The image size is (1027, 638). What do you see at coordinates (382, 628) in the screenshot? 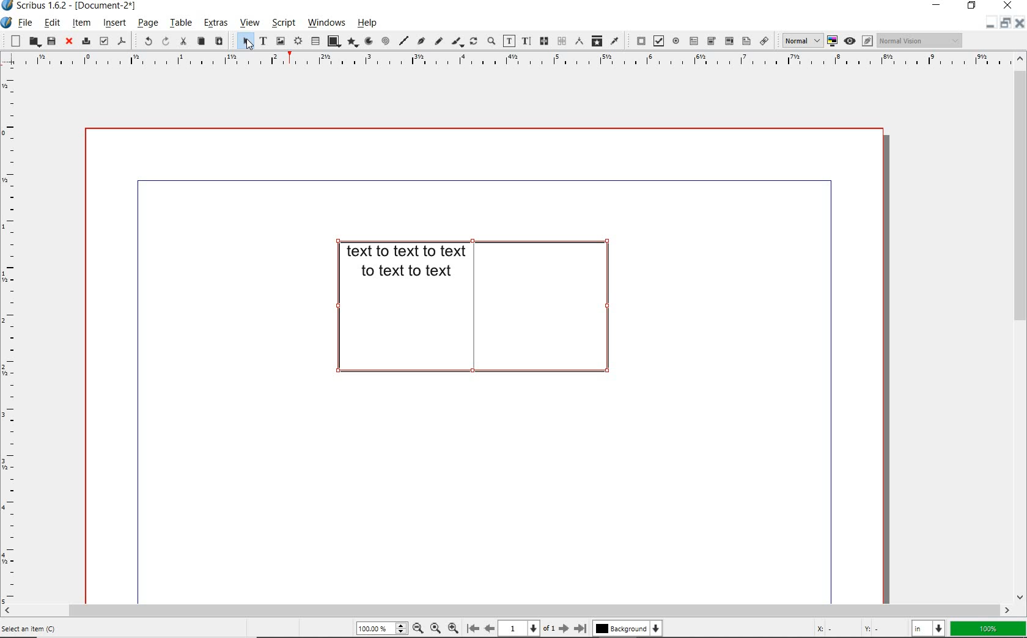
I see `zoom level` at bounding box center [382, 628].